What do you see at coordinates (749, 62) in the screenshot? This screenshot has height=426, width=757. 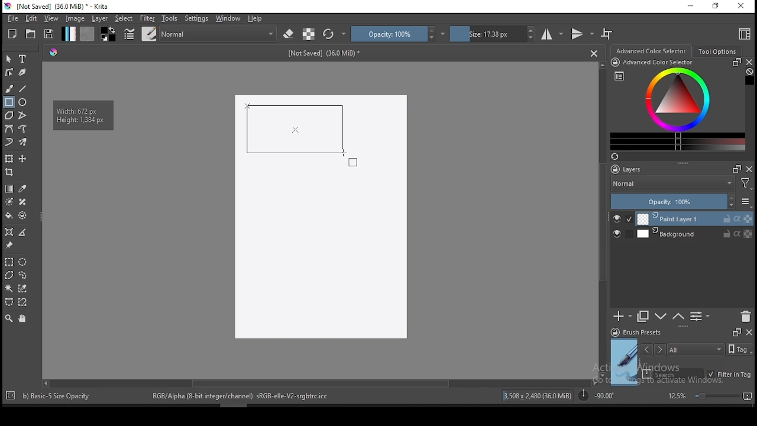 I see `close docker` at bounding box center [749, 62].